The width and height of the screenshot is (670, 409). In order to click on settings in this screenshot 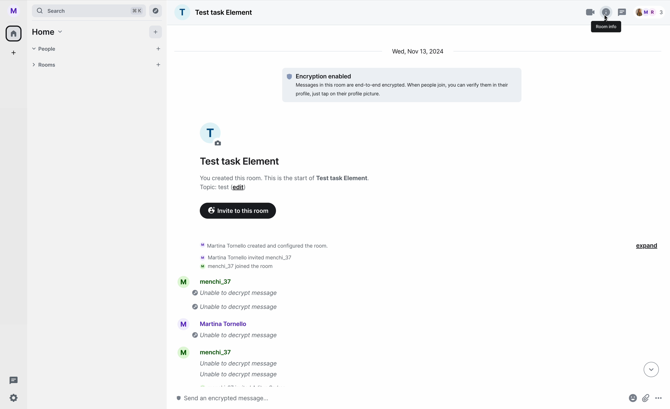, I will do `click(14, 398)`.